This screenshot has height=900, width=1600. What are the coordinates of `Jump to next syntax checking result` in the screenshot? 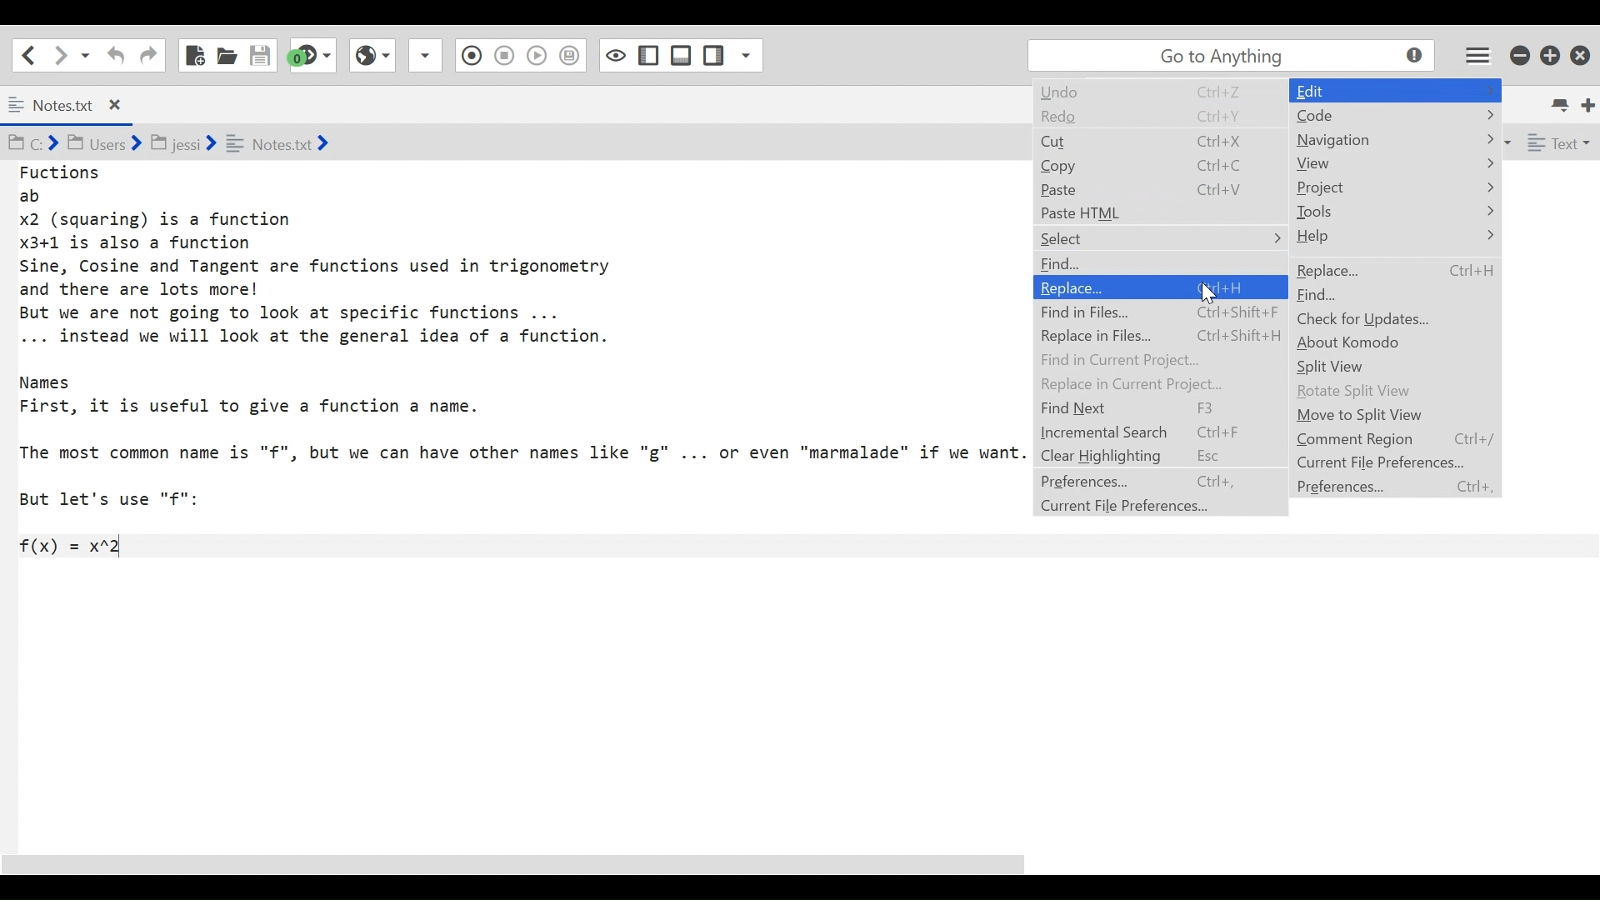 It's located at (312, 55).